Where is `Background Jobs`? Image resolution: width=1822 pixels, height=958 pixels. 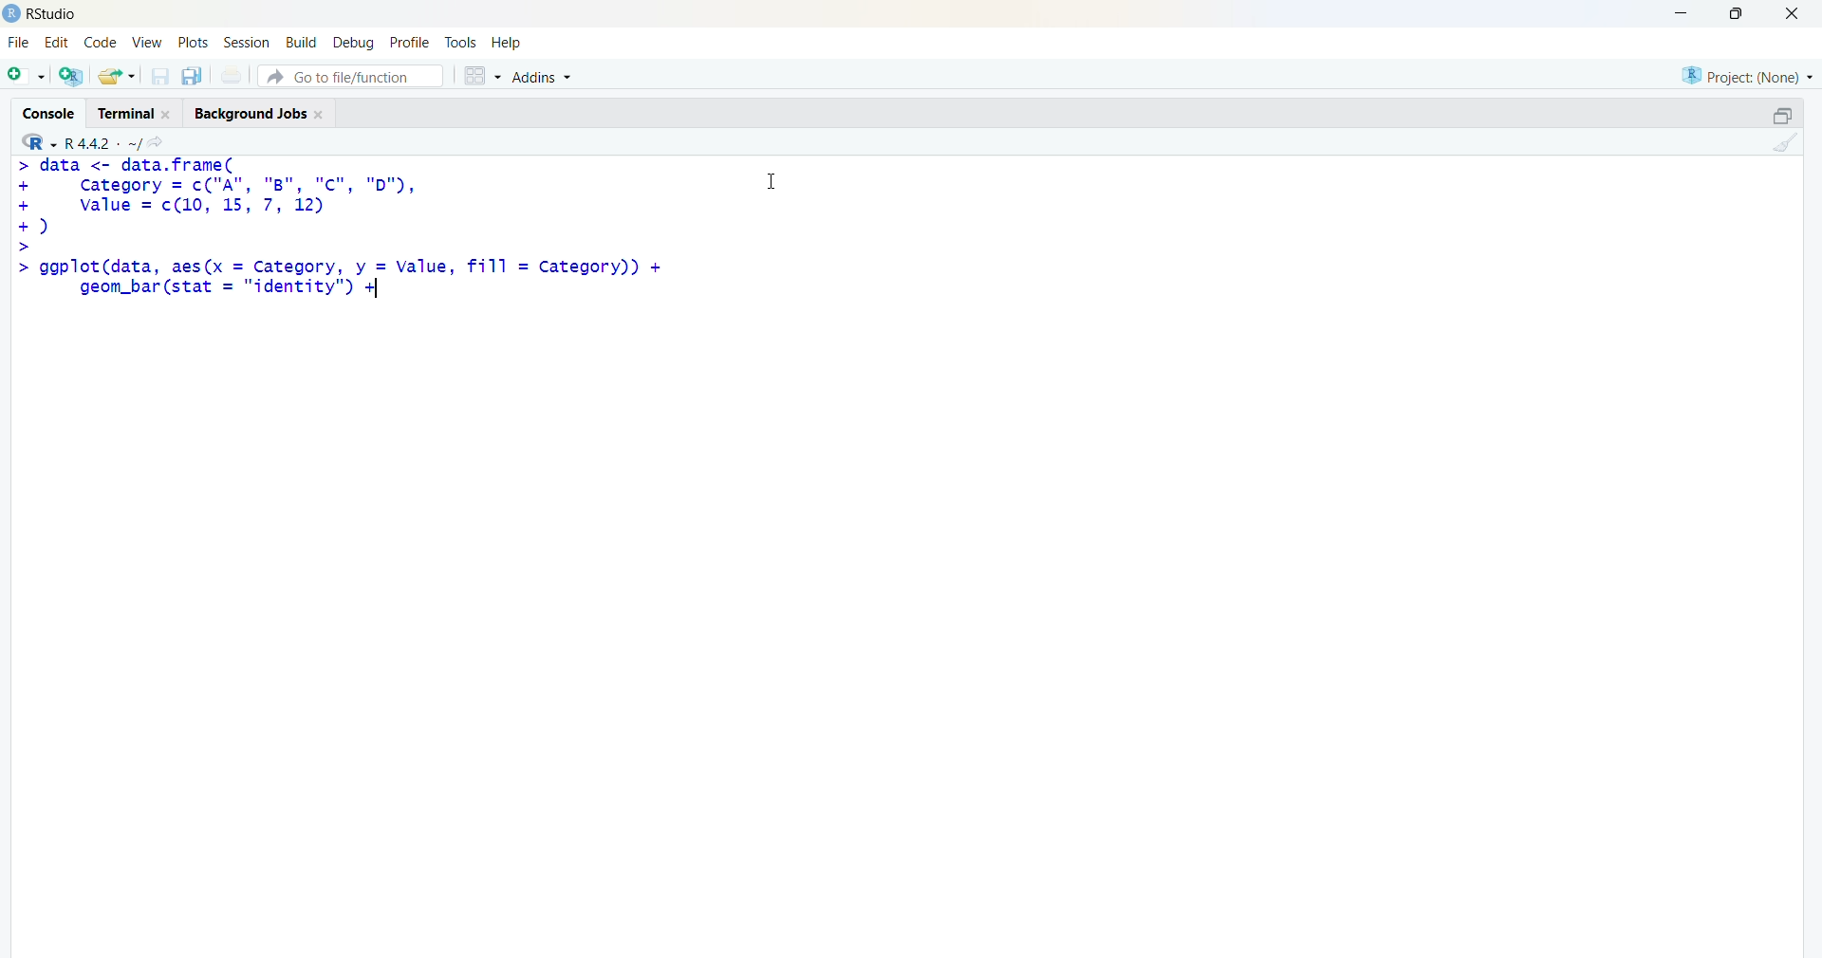 Background Jobs is located at coordinates (258, 110).